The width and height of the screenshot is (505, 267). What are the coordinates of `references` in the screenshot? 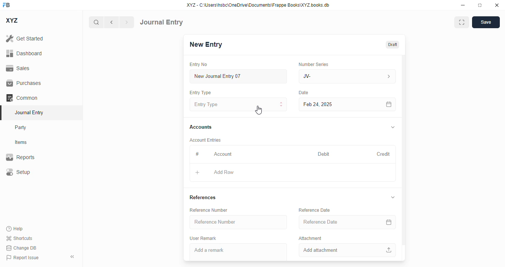 It's located at (203, 198).